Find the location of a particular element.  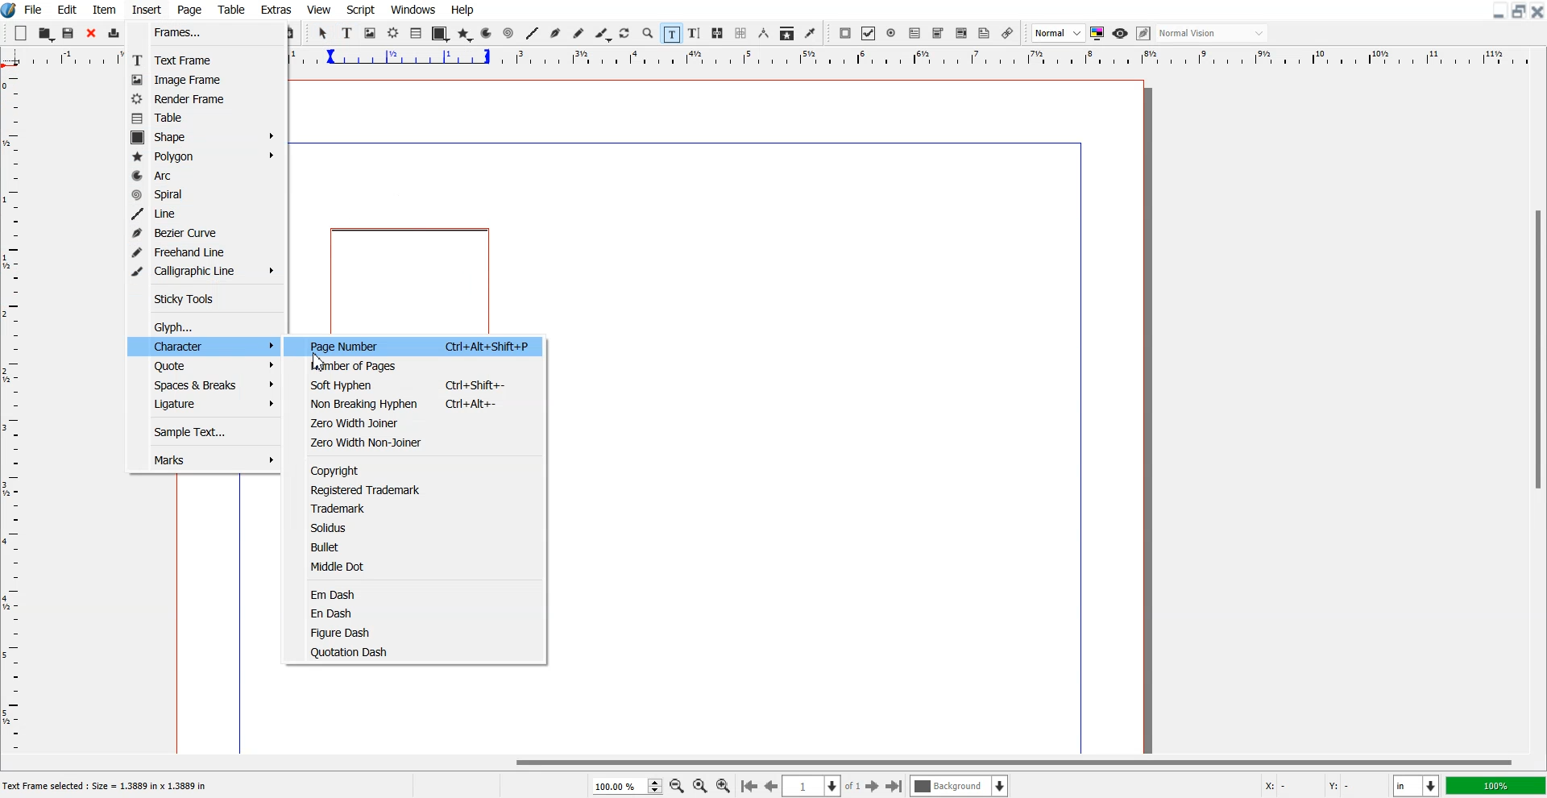

Horizontal scroll bar is located at coordinates (773, 762).